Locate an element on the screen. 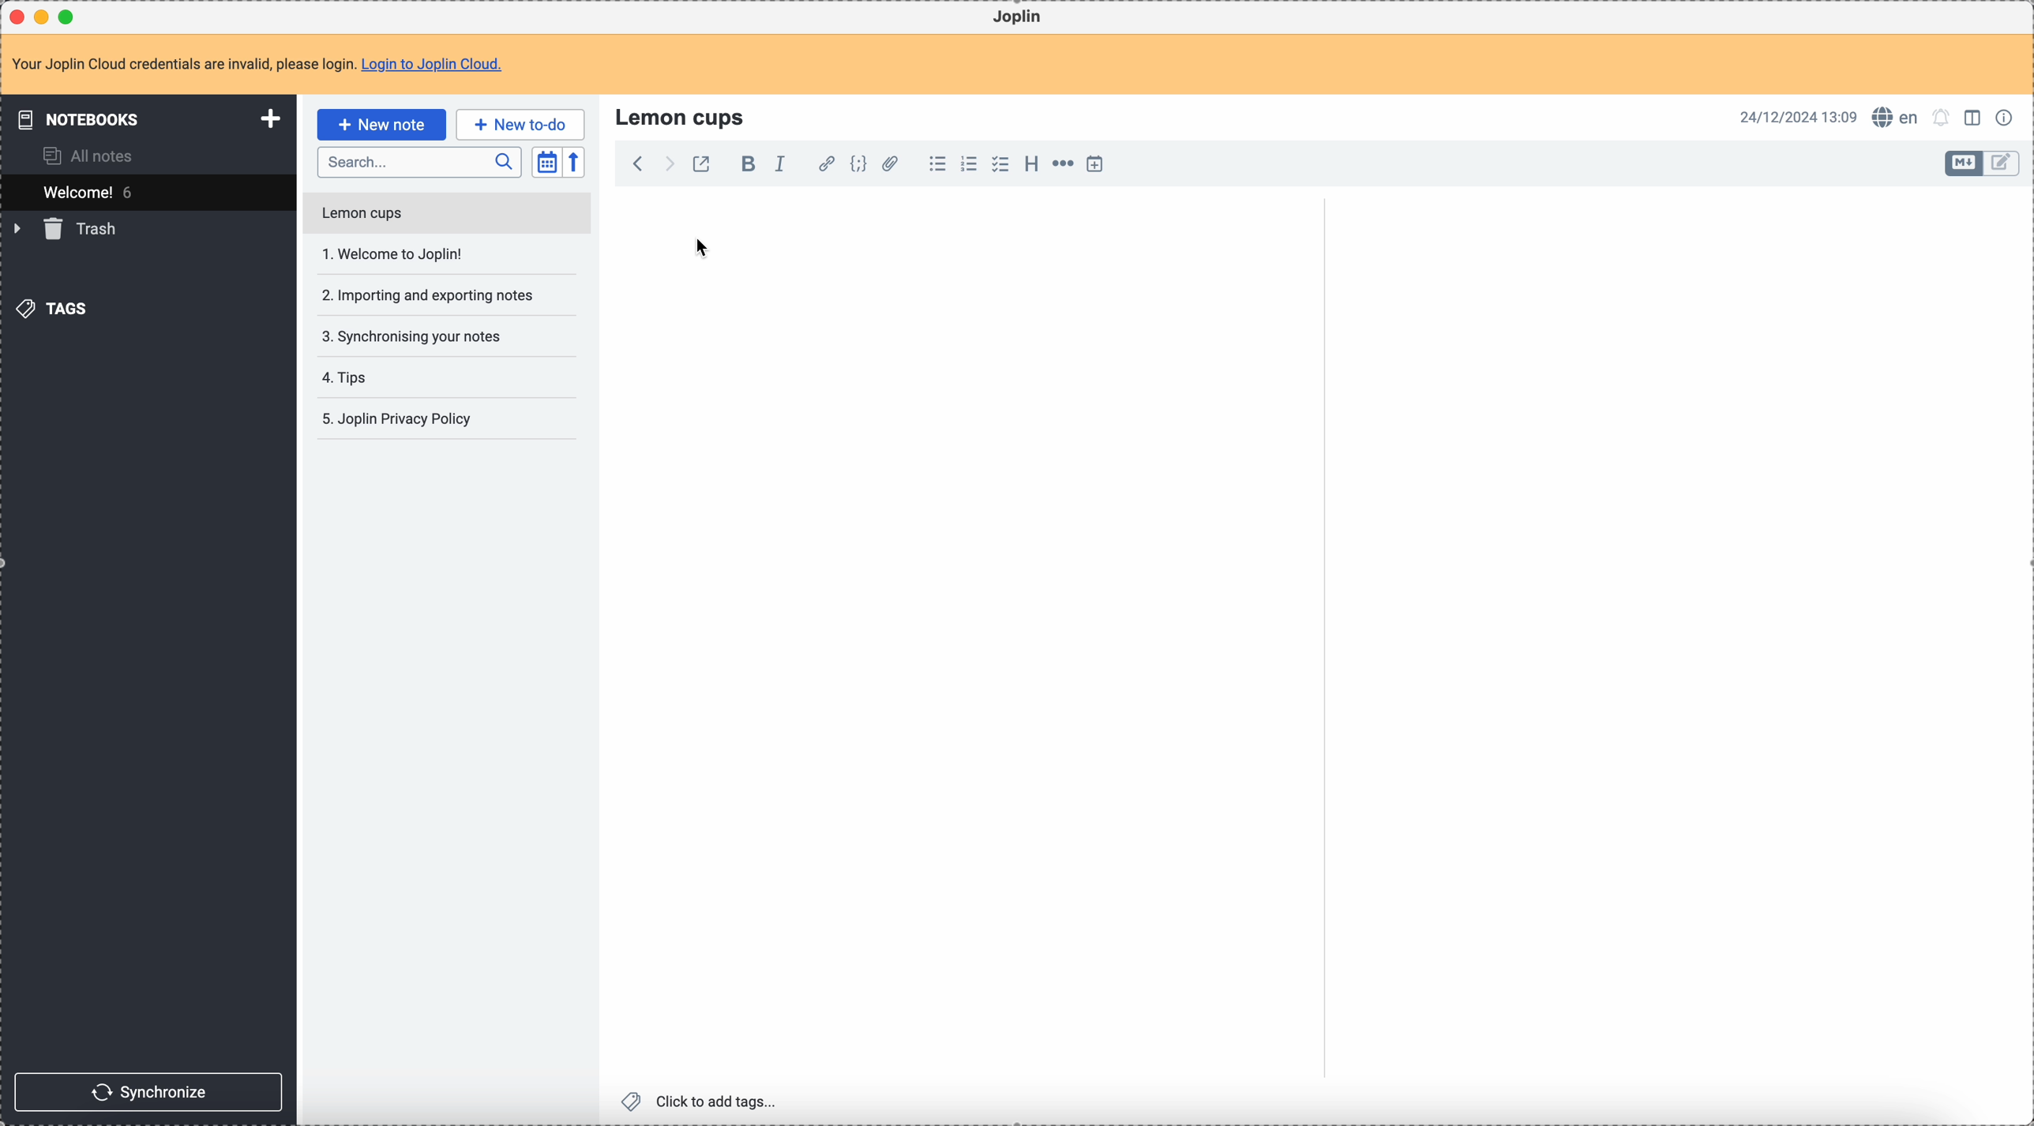 Image resolution: width=2034 pixels, height=1126 pixels. synchronising your notes is located at coordinates (411, 335).